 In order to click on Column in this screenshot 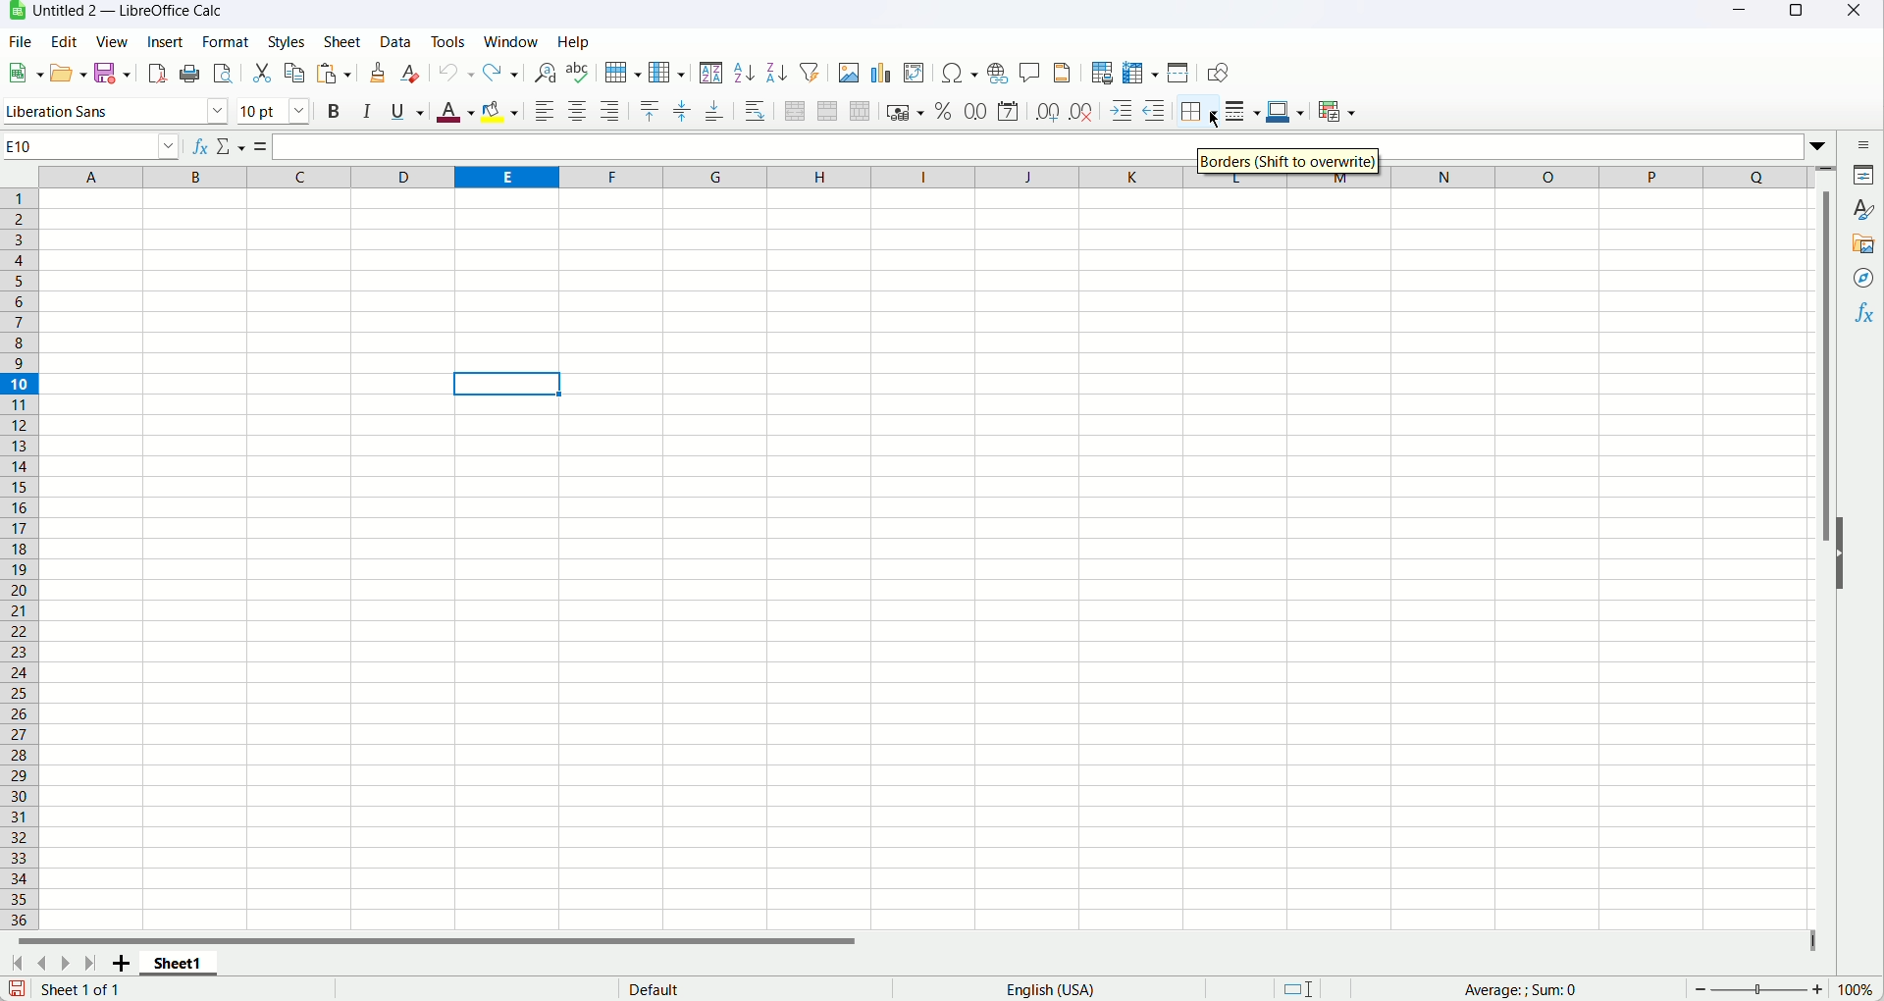, I will do `click(668, 72)`.